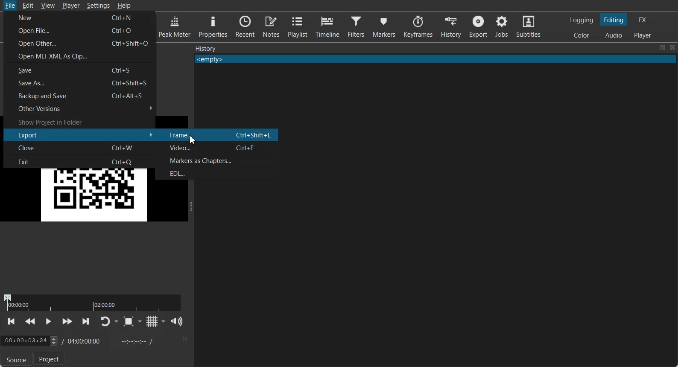 The image size is (678, 367). What do you see at coordinates (50, 359) in the screenshot?
I see `Project` at bounding box center [50, 359].